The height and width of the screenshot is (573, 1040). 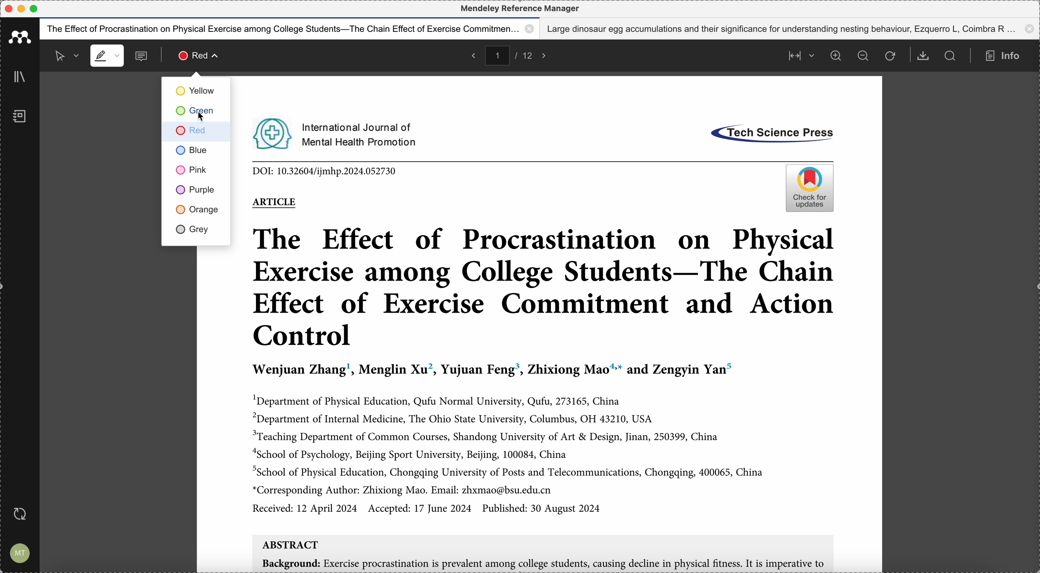 What do you see at coordinates (195, 131) in the screenshot?
I see `red` at bounding box center [195, 131].